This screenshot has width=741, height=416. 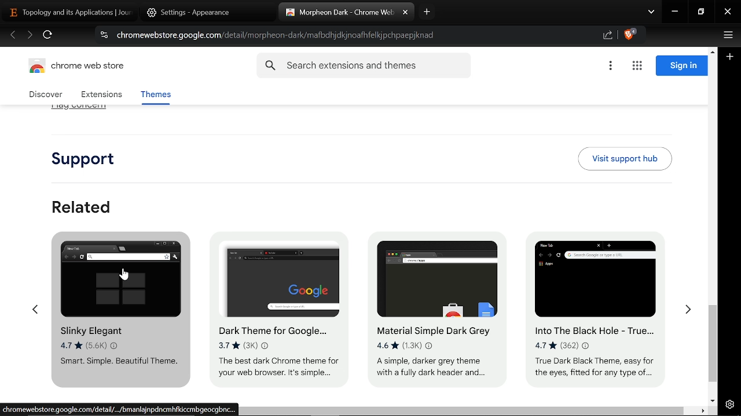 I want to click on Close current tab, so click(x=405, y=13).